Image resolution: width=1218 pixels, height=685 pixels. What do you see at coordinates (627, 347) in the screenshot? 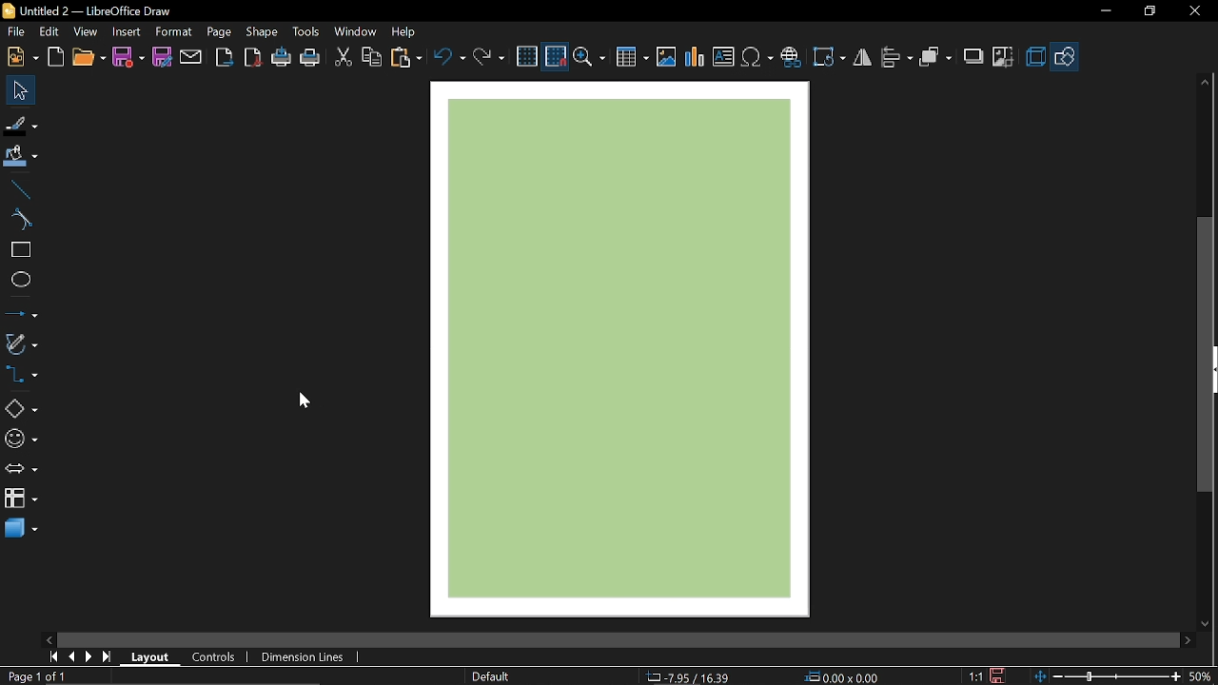
I see `Light green background added` at bounding box center [627, 347].